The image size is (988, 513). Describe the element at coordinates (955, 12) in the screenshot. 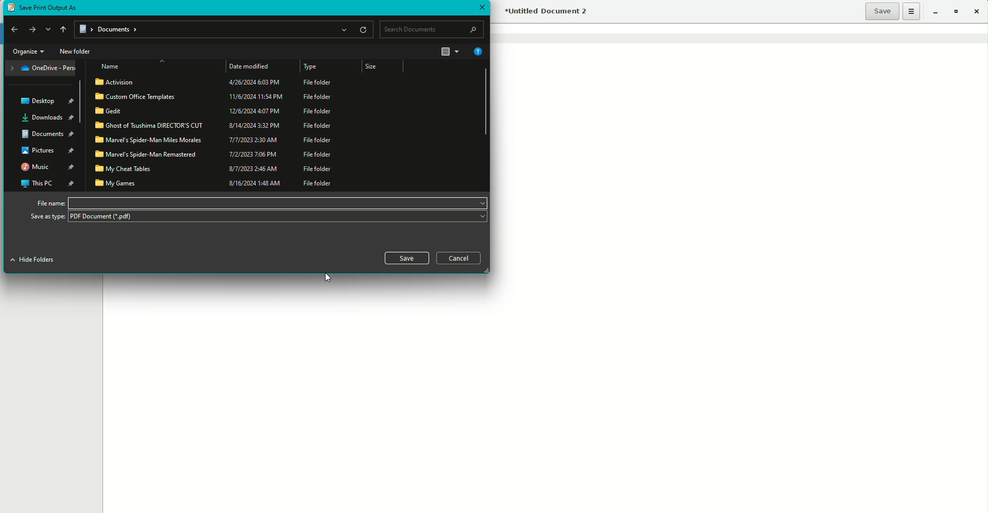

I see `Restore` at that location.